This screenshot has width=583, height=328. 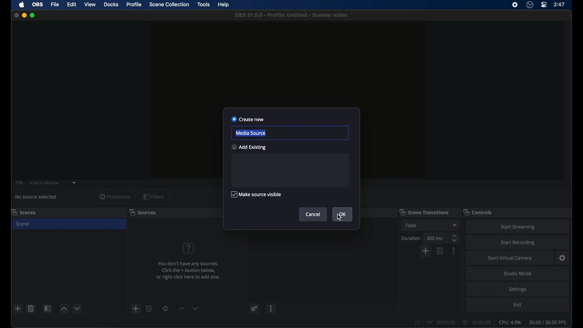 What do you see at coordinates (411, 238) in the screenshot?
I see `duration` at bounding box center [411, 238].